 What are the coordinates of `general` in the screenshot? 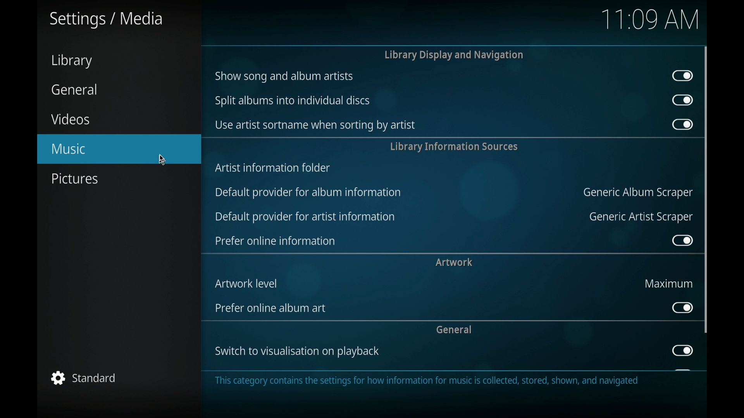 It's located at (74, 89).